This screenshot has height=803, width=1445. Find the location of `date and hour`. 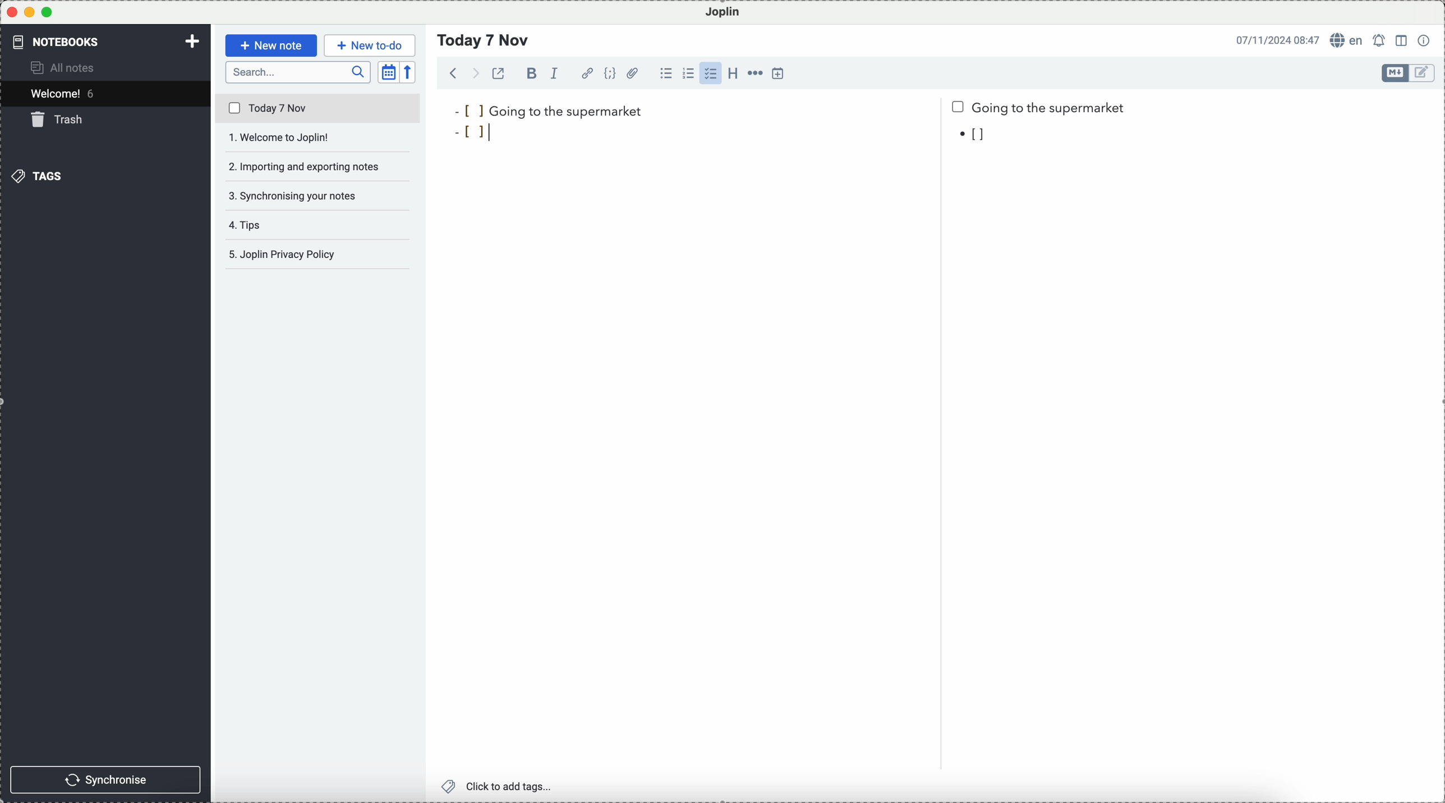

date and hour is located at coordinates (1278, 39).